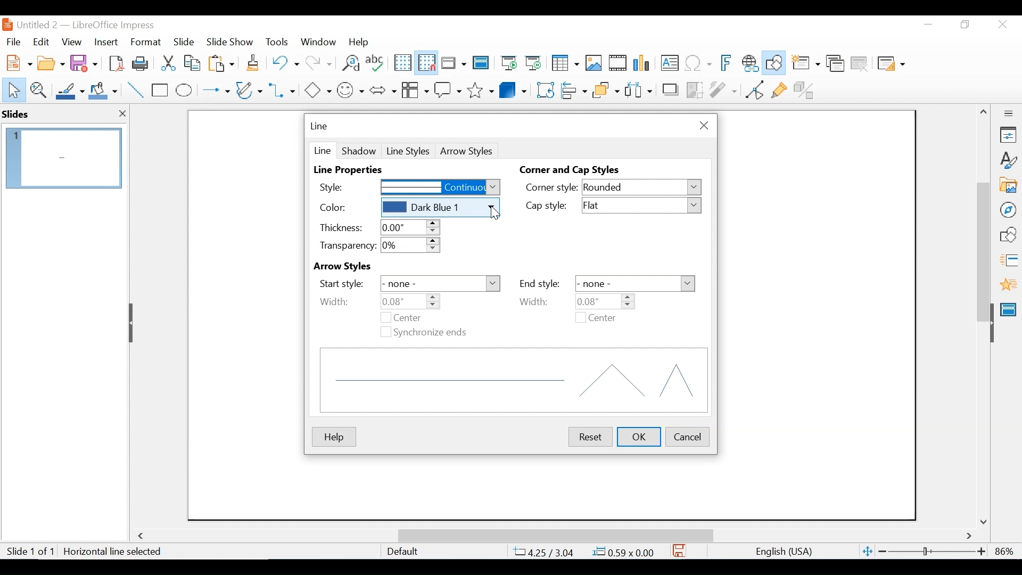  What do you see at coordinates (254, 62) in the screenshot?
I see `Clone Formatting` at bounding box center [254, 62].